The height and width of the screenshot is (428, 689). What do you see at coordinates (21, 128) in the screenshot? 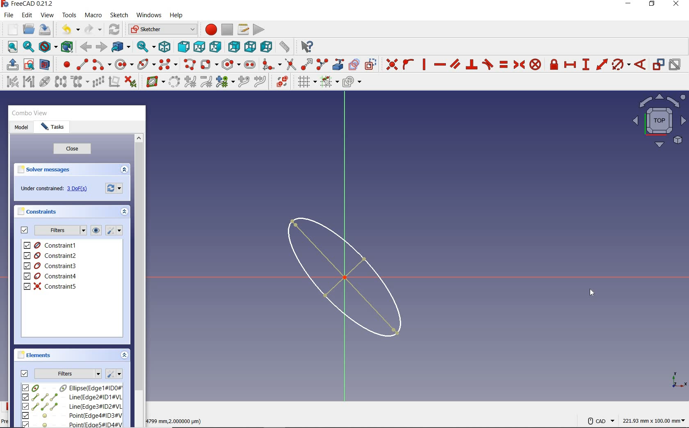
I see `model` at bounding box center [21, 128].